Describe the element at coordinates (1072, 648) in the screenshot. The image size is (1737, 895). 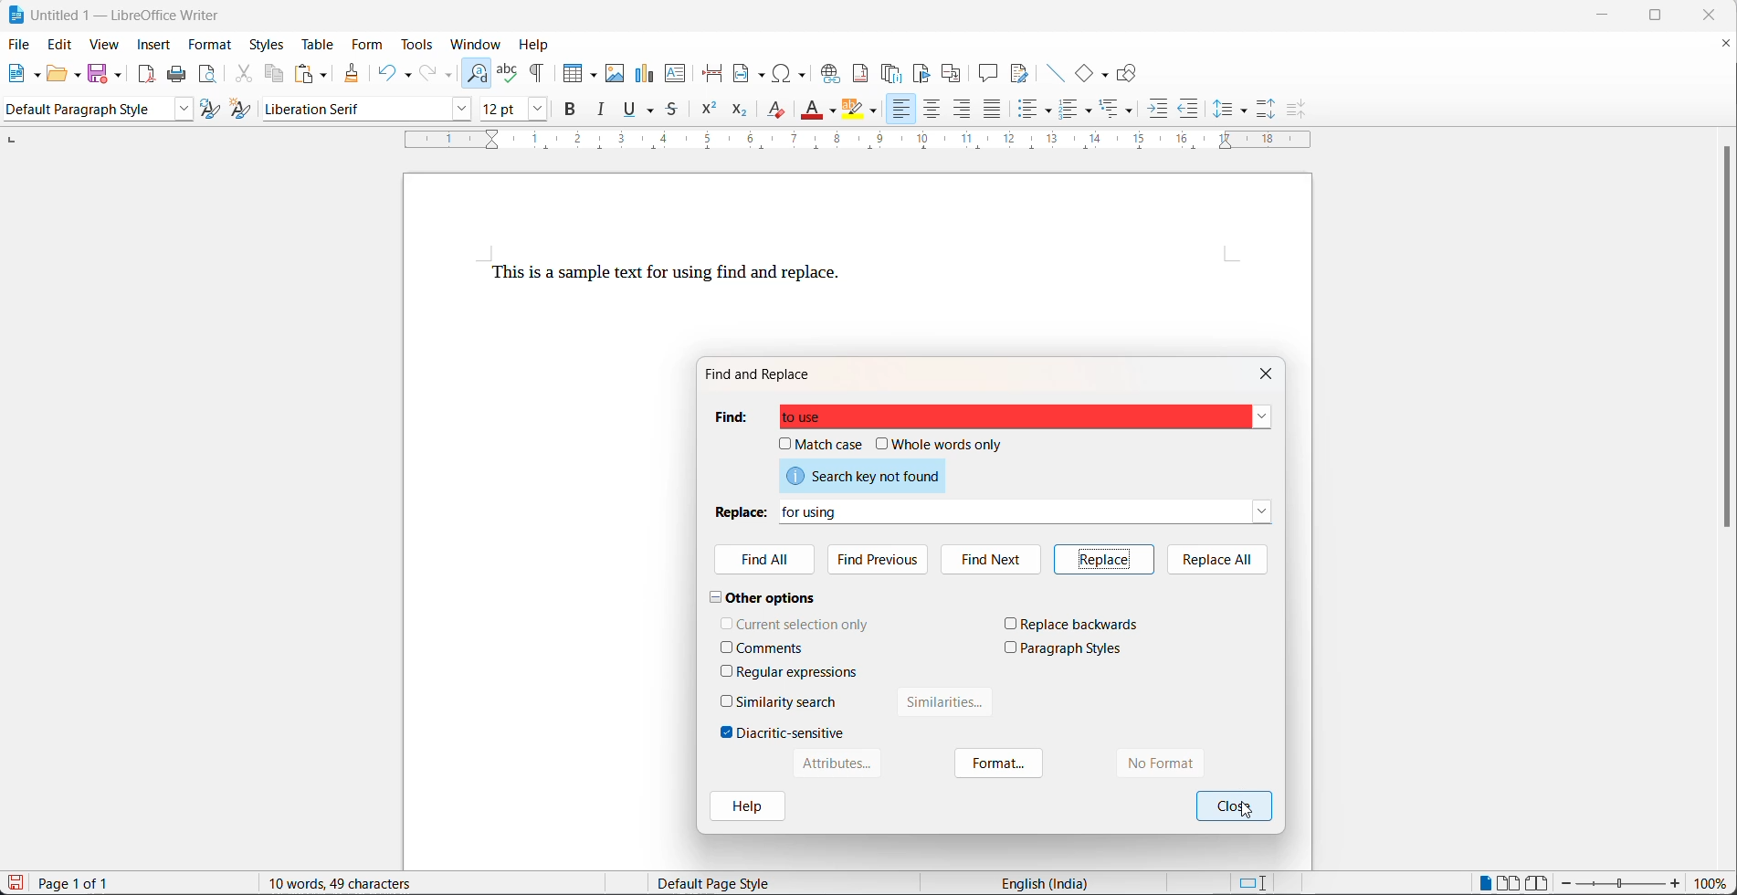
I see `paragraph styles` at that location.